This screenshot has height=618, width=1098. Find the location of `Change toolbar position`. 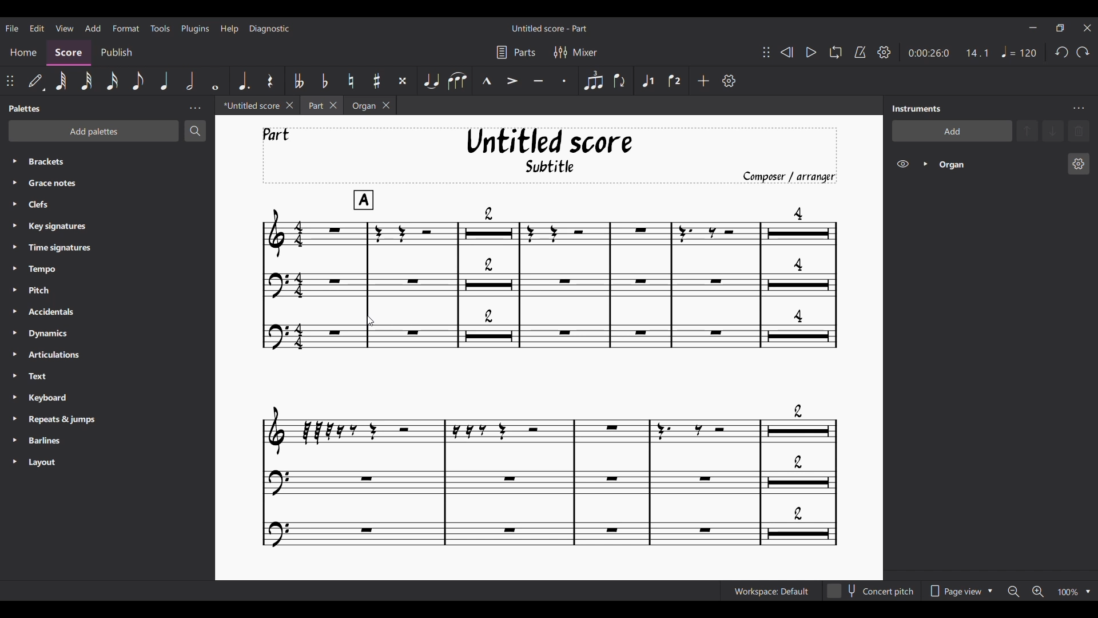

Change toolbar position is located at coordinates (766, 52).